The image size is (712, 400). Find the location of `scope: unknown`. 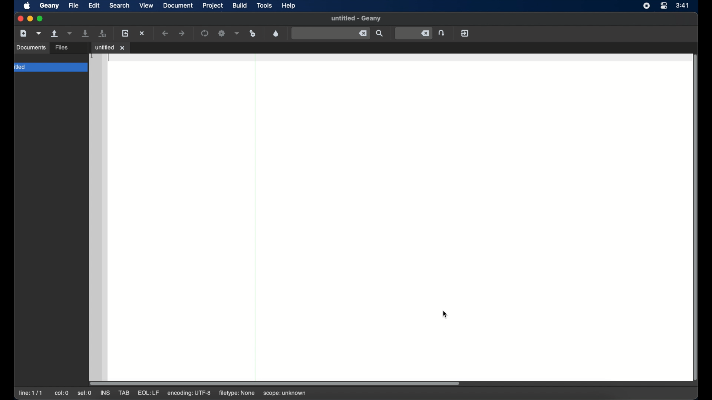

scope: unknown is located at coordinates (285, 393).